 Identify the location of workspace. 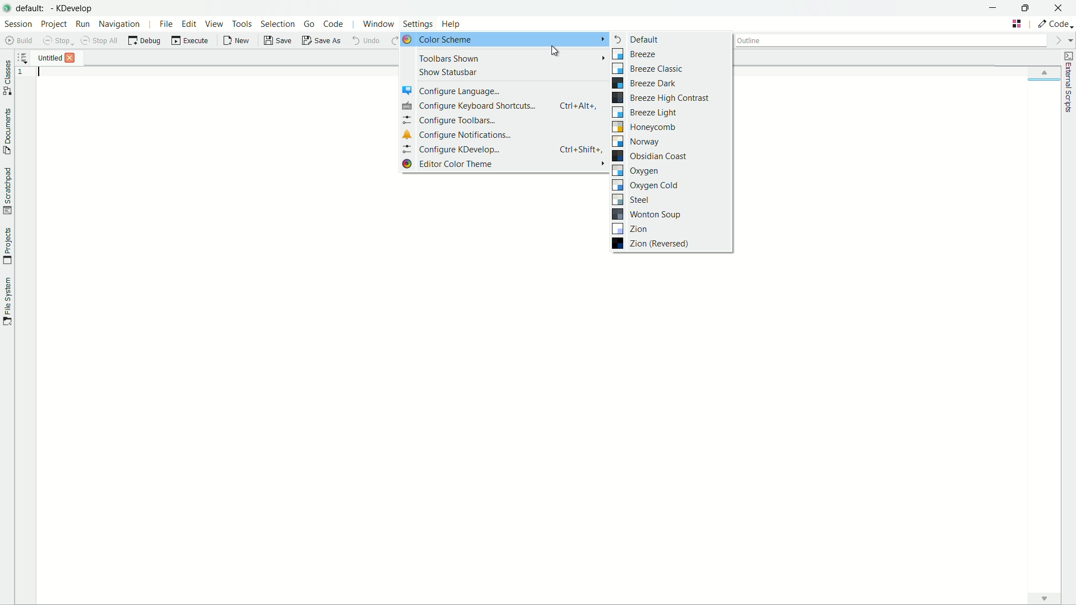
(553, 424).